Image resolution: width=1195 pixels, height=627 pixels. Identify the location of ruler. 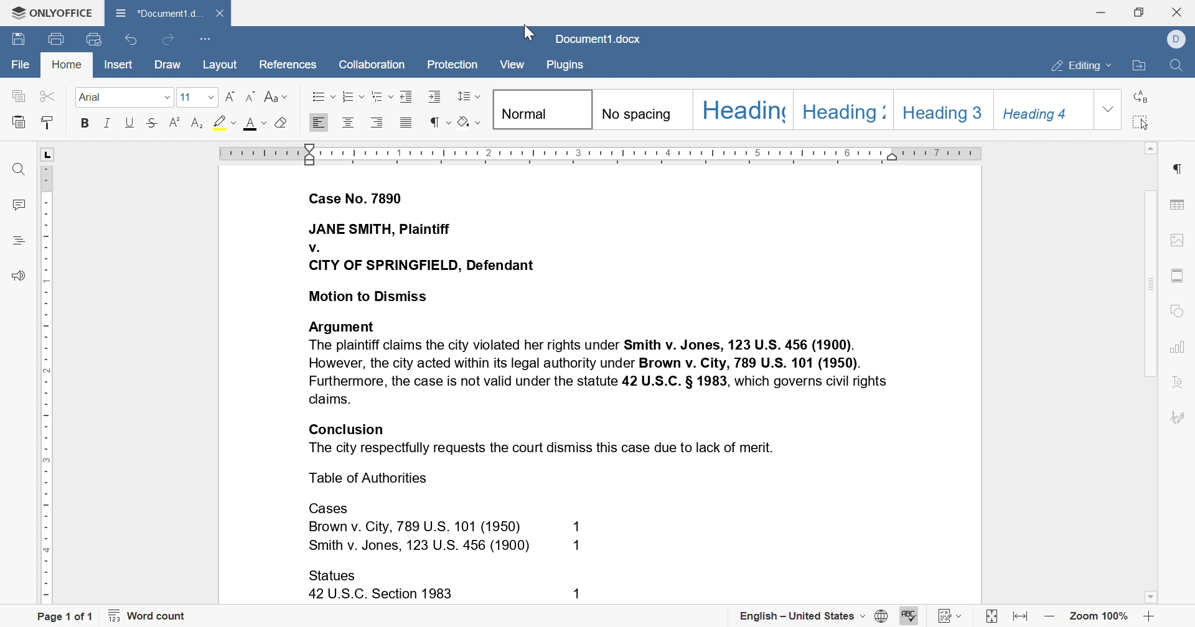
(47, 395).